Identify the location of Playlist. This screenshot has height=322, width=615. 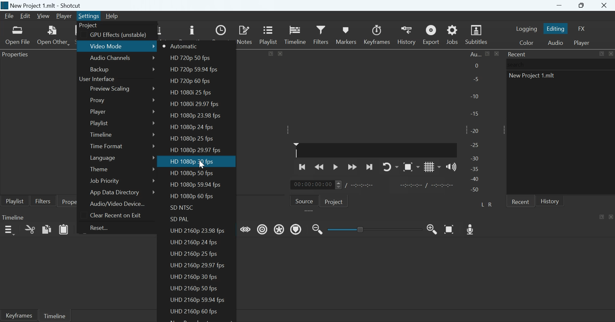
(270, 34).